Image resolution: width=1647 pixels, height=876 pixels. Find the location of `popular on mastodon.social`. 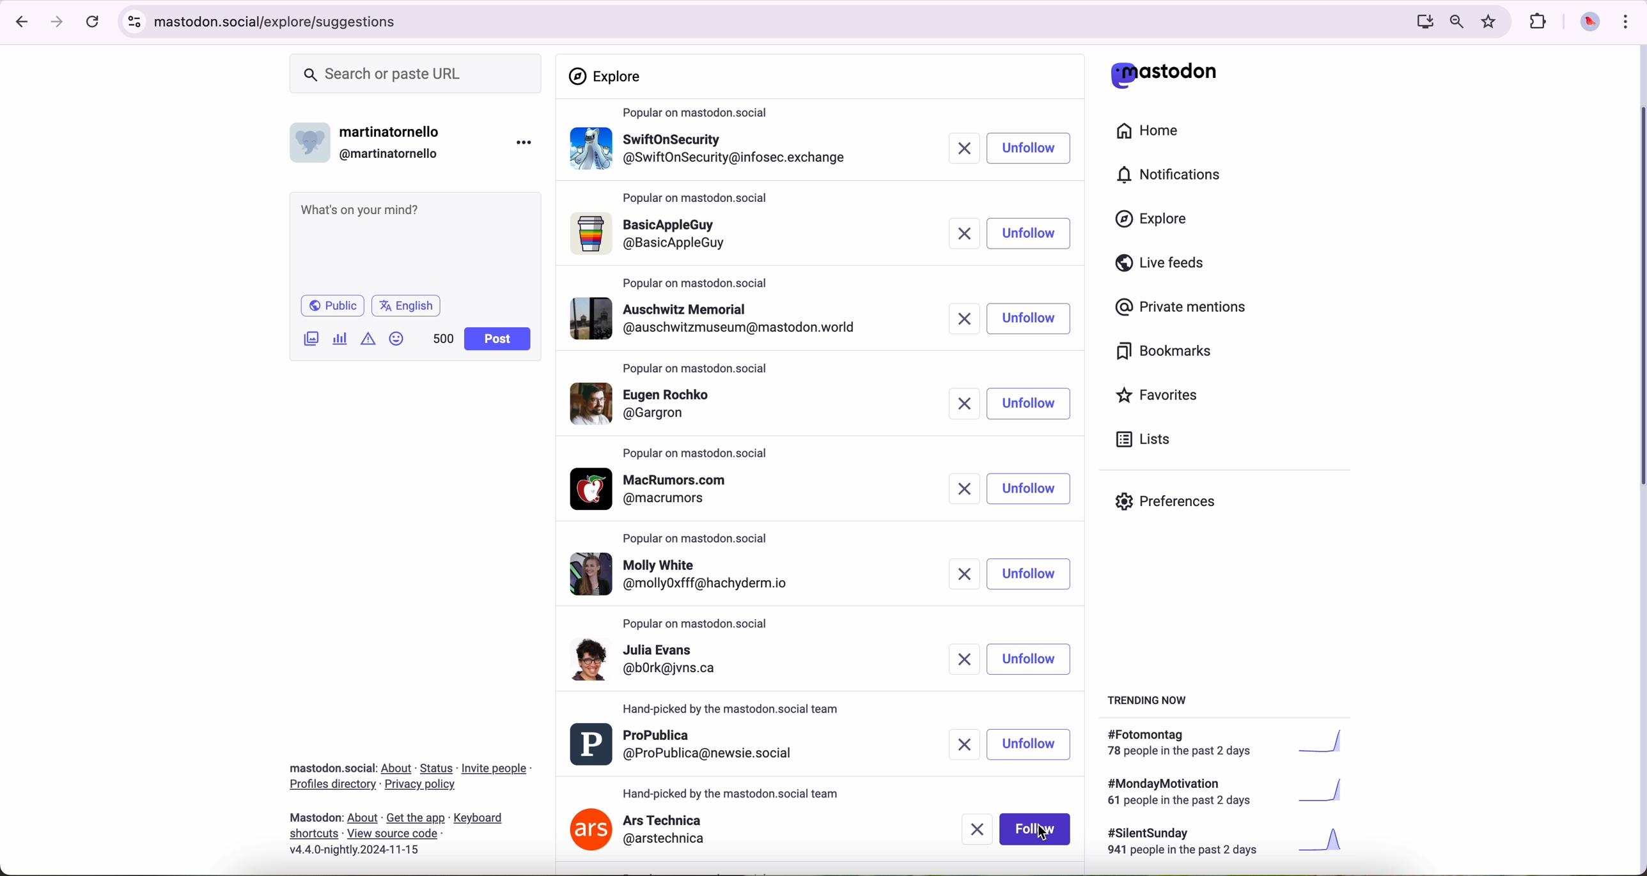

popular on mastodon.social is located at coordinates (700, 113).